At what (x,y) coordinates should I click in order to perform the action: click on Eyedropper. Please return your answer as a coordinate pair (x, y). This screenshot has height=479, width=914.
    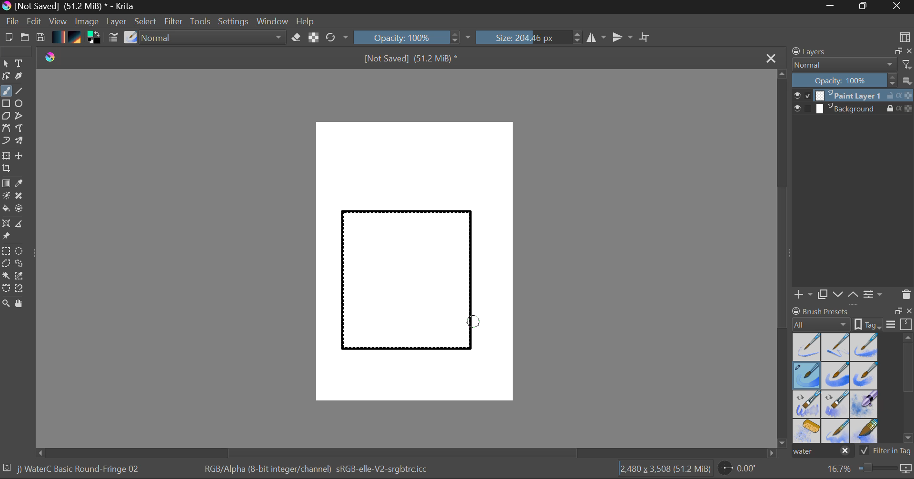
    Looking at the image, I should click on (21, 184).